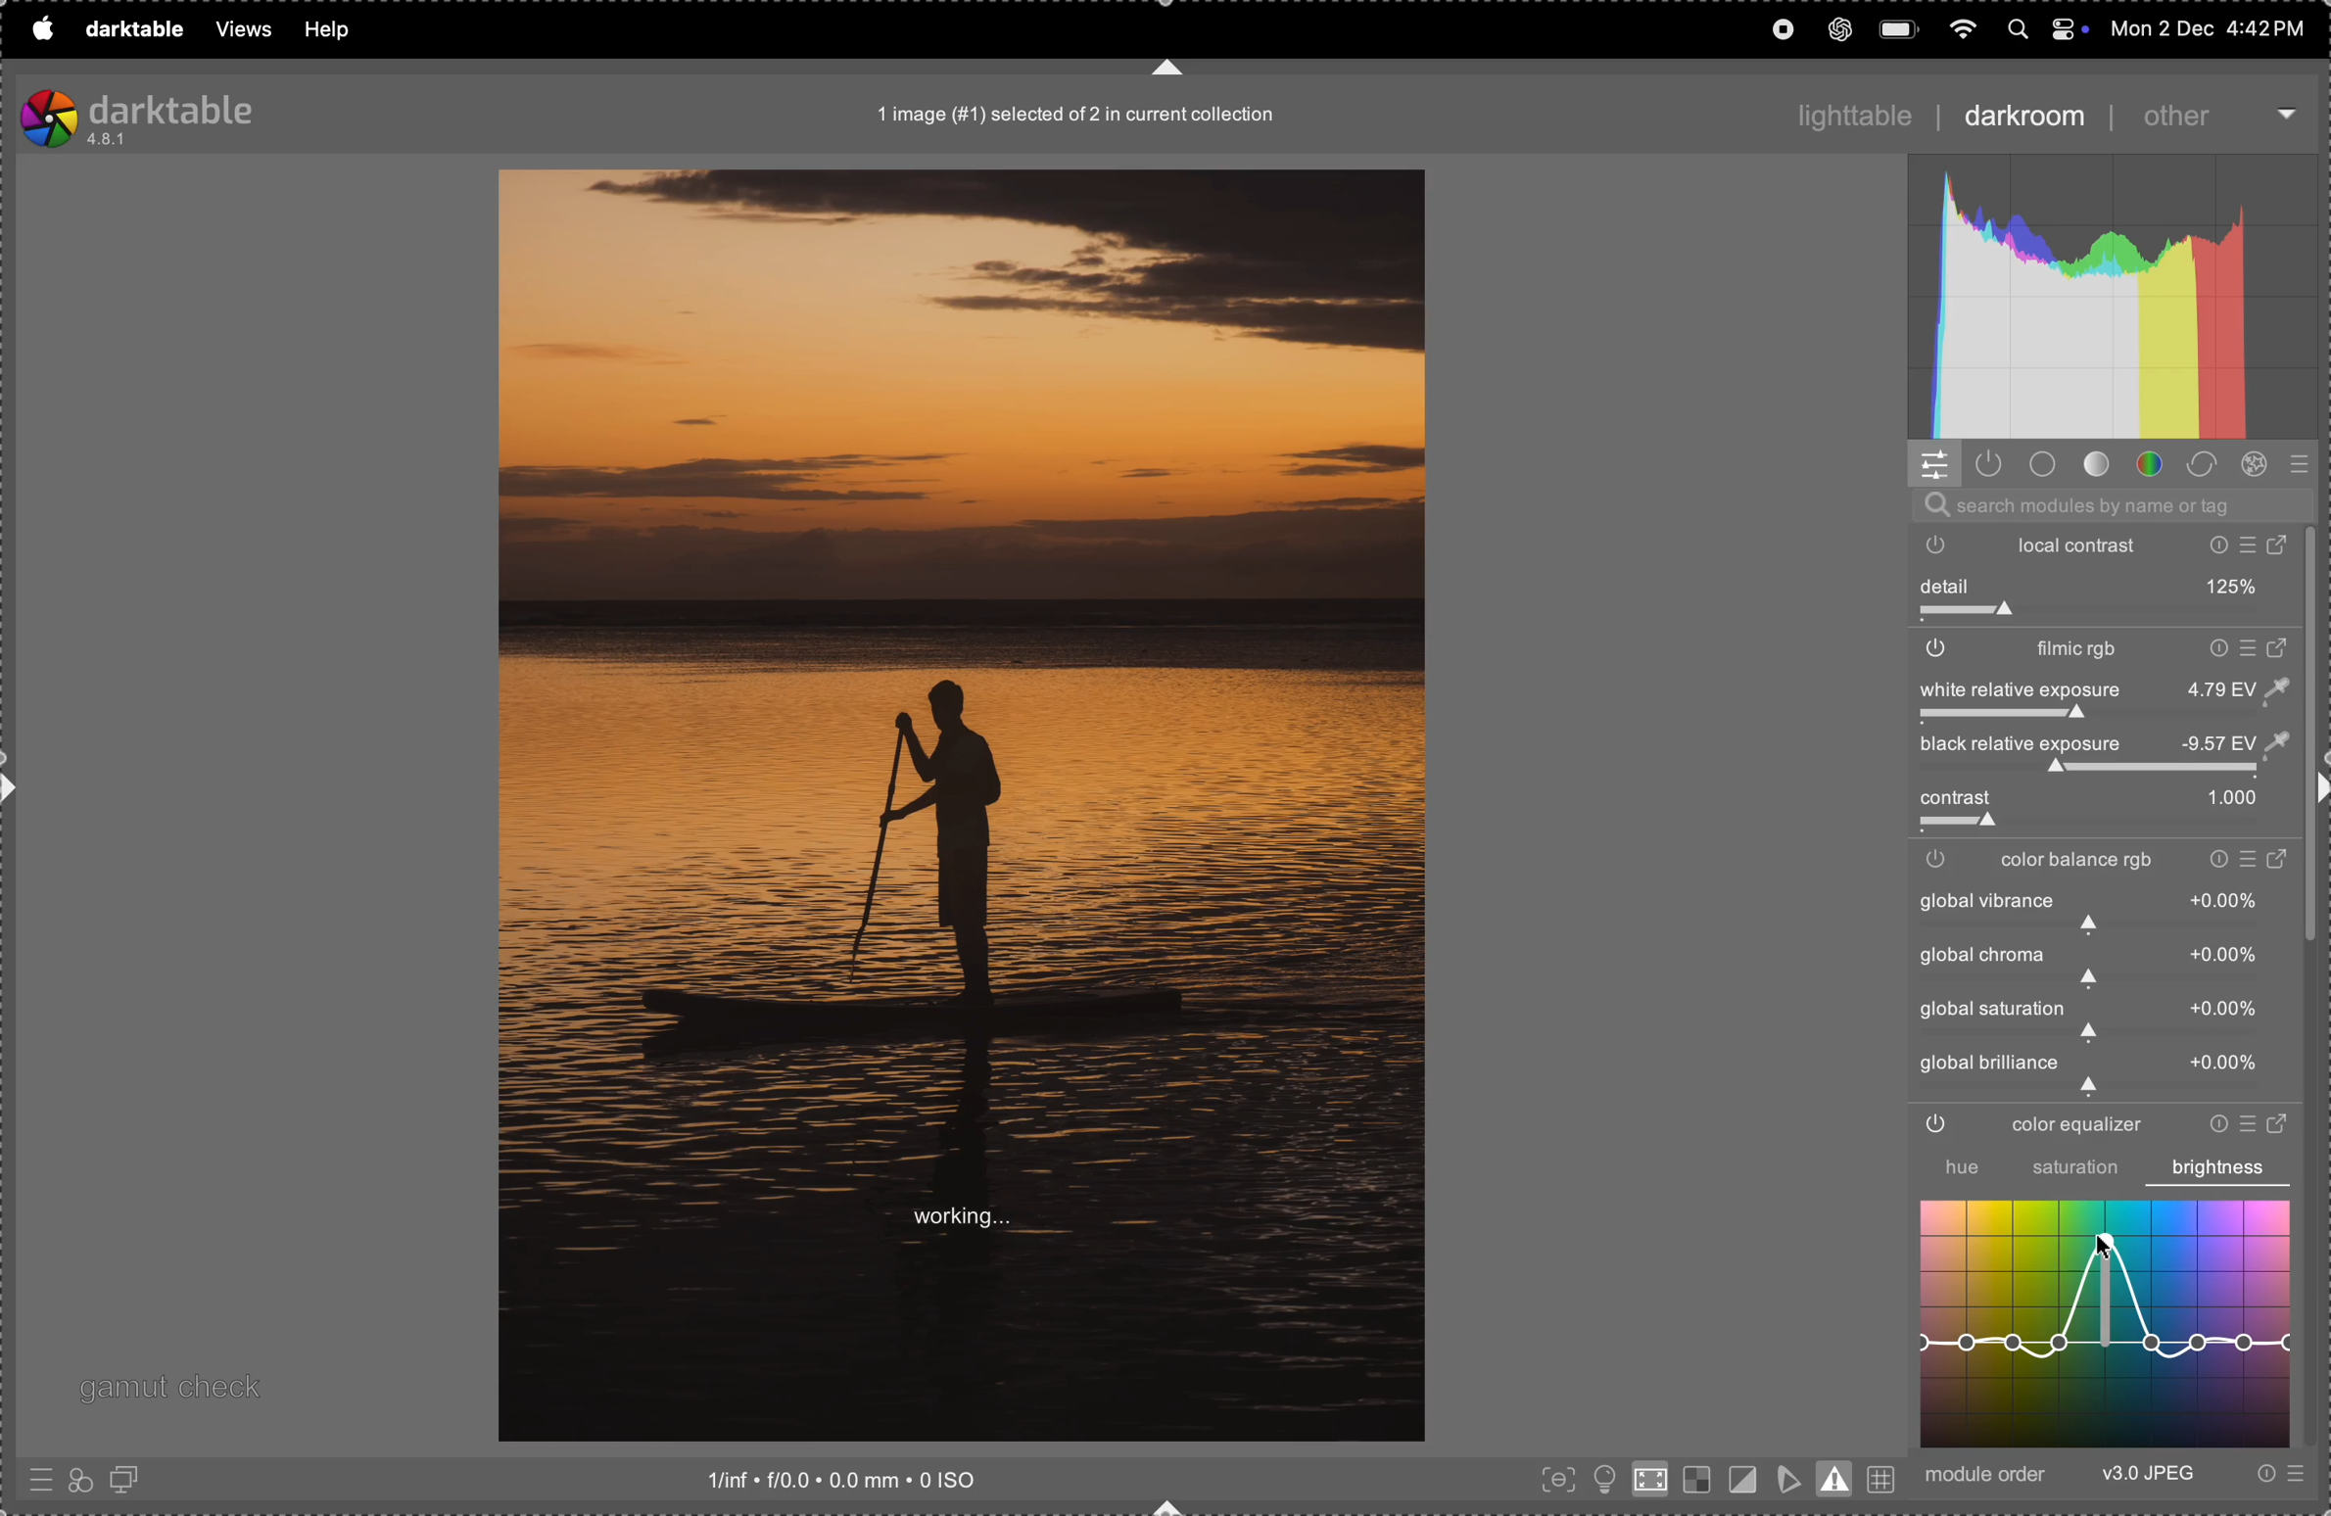  What do you see at coordinates (2104, 826) in the screenshot?
I see `toggle bar` at bounding box center [2104, 826].